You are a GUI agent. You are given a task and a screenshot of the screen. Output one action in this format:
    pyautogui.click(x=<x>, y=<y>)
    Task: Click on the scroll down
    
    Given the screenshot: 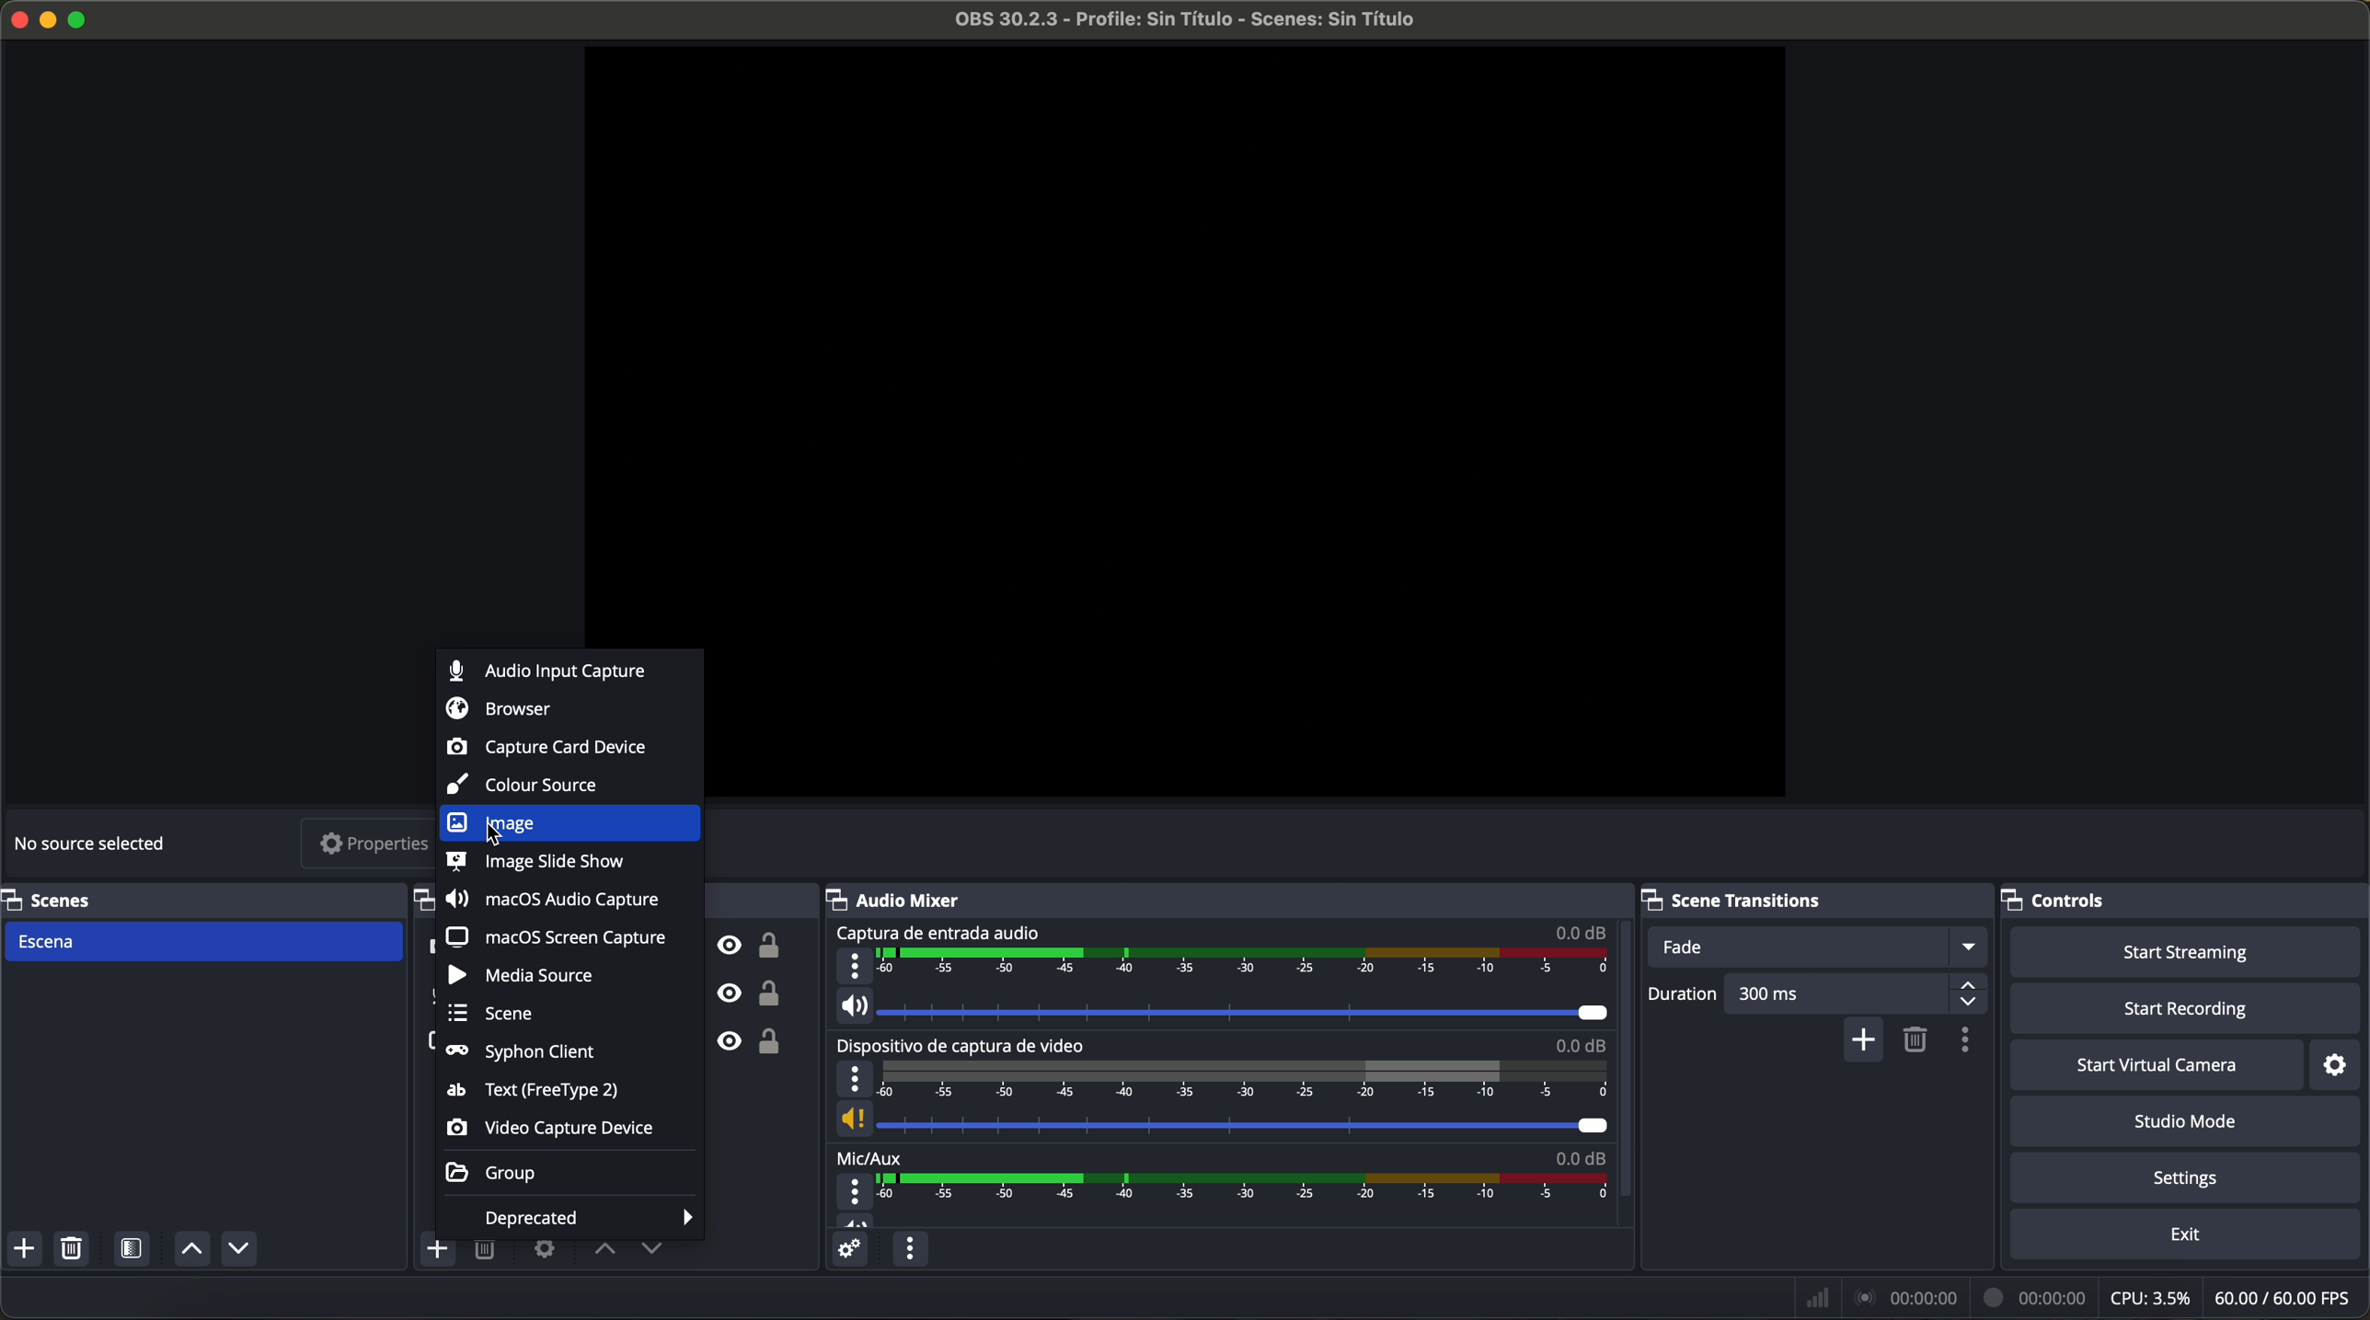 What is the action you would take?
    pyautogui.click(x=1628, y=1040)
    